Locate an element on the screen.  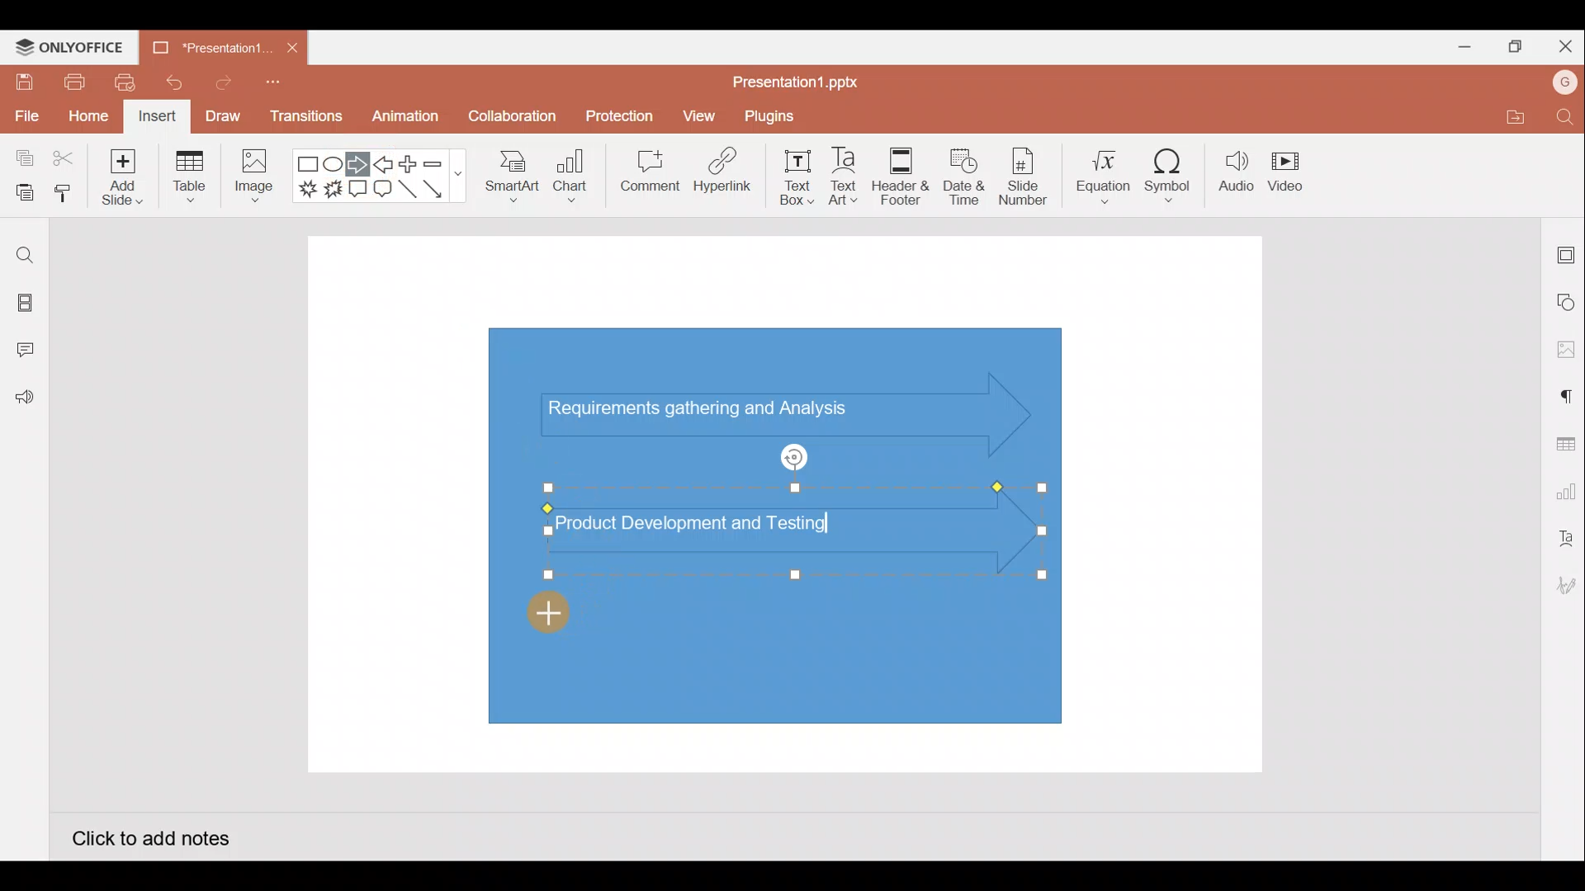
Minus is located at coordinates (442, 163).